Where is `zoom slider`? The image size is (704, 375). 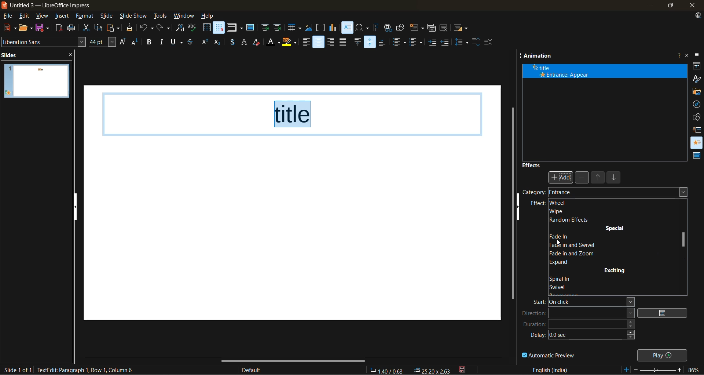
zoom slider is located at coordinates (660, 371).